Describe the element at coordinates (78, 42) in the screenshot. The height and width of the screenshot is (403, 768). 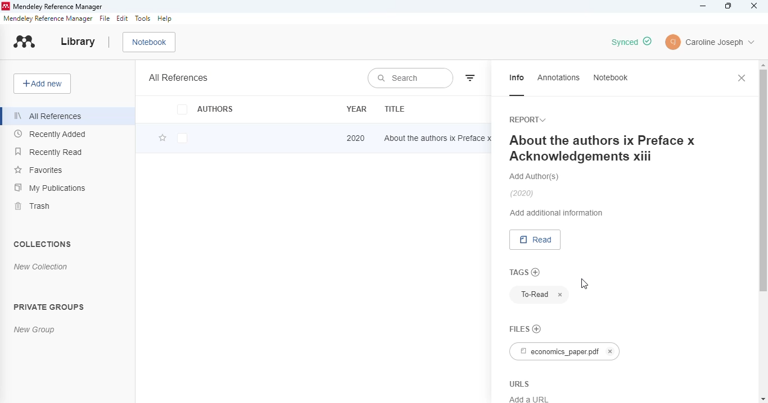
I see `library` at that location.